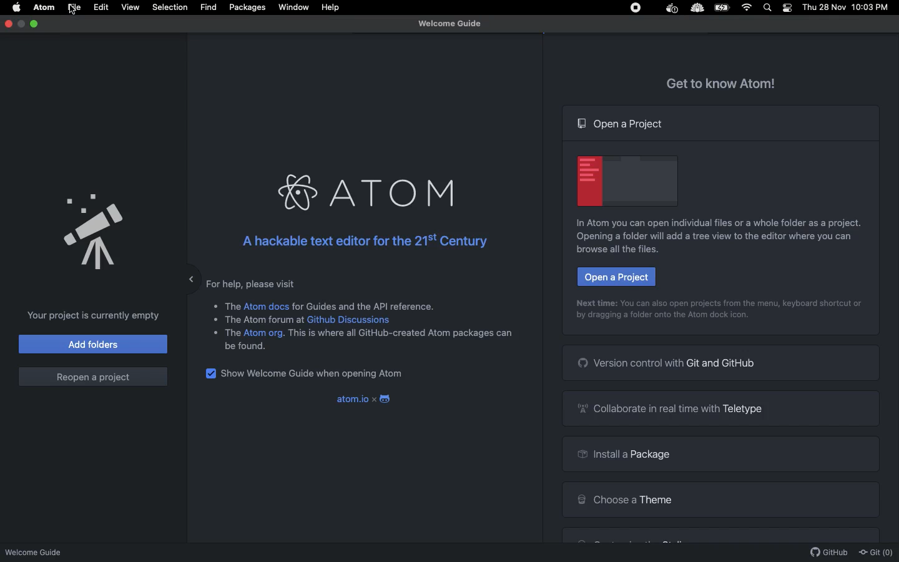 This screenshot has width=899, height=562. I want to click on Atom, so click(363, 193).